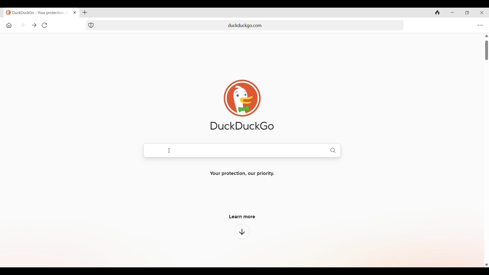 Image resolution: width=489 pixels, height=275 pixels. What do you see at coordinates (241, 150) in the screenshot?
I see `Duckduckgo search bar` at bounding box center [241, 150].